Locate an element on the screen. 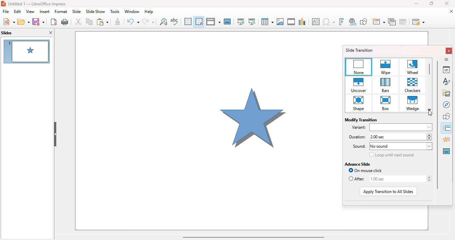  paste is located at coordinates (102, 22).